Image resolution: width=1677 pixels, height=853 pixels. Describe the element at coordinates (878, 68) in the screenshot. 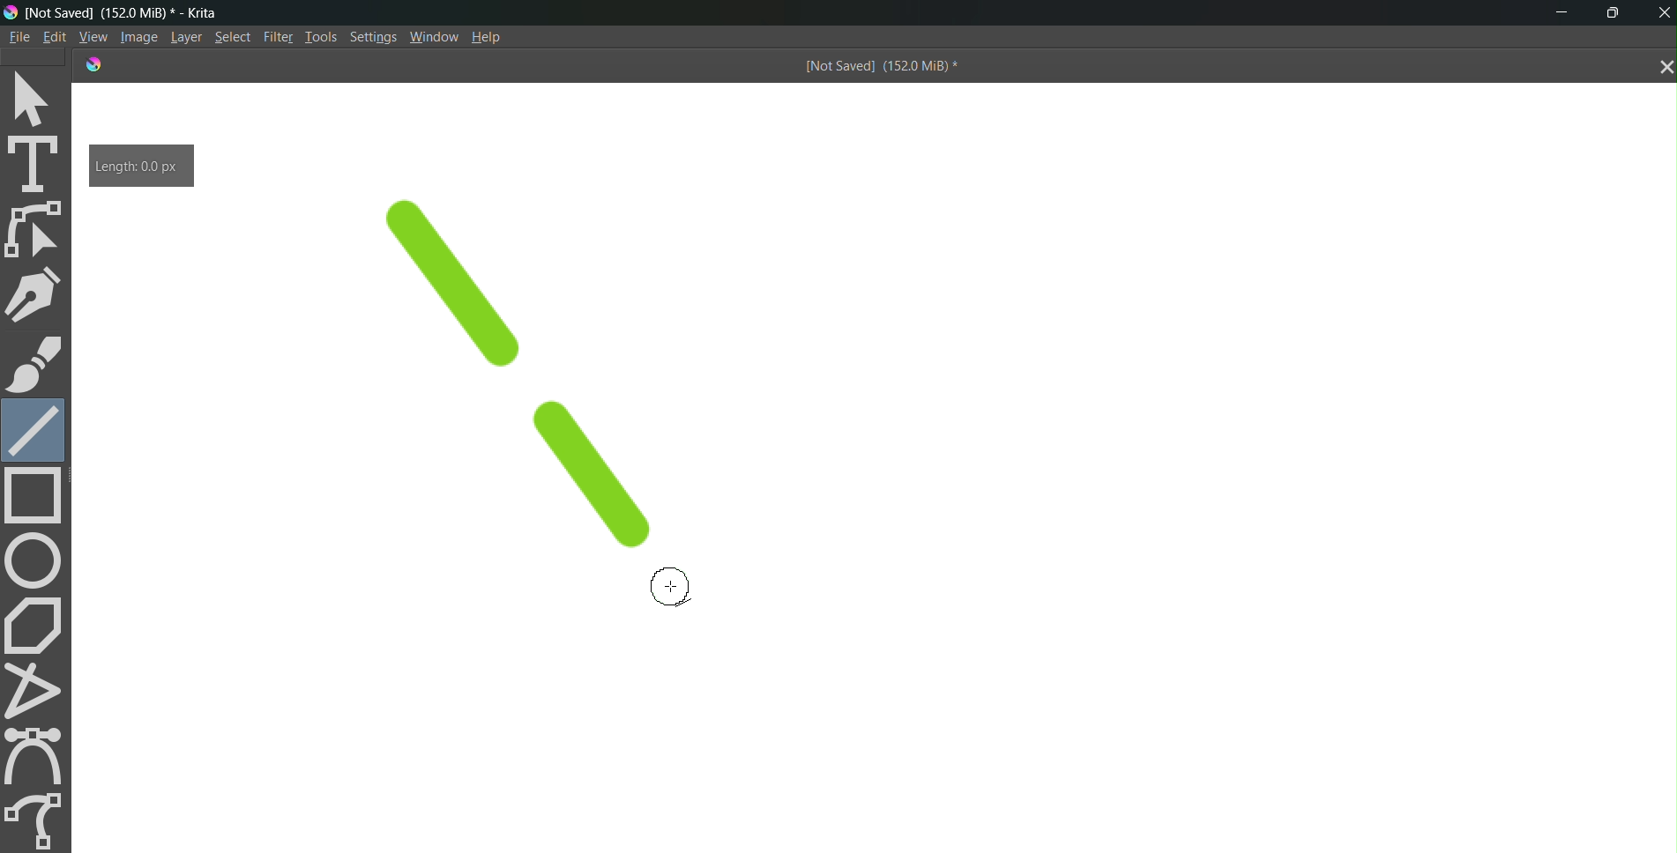

I see `[Not Saved] (151.9 MiB) *` at that location.